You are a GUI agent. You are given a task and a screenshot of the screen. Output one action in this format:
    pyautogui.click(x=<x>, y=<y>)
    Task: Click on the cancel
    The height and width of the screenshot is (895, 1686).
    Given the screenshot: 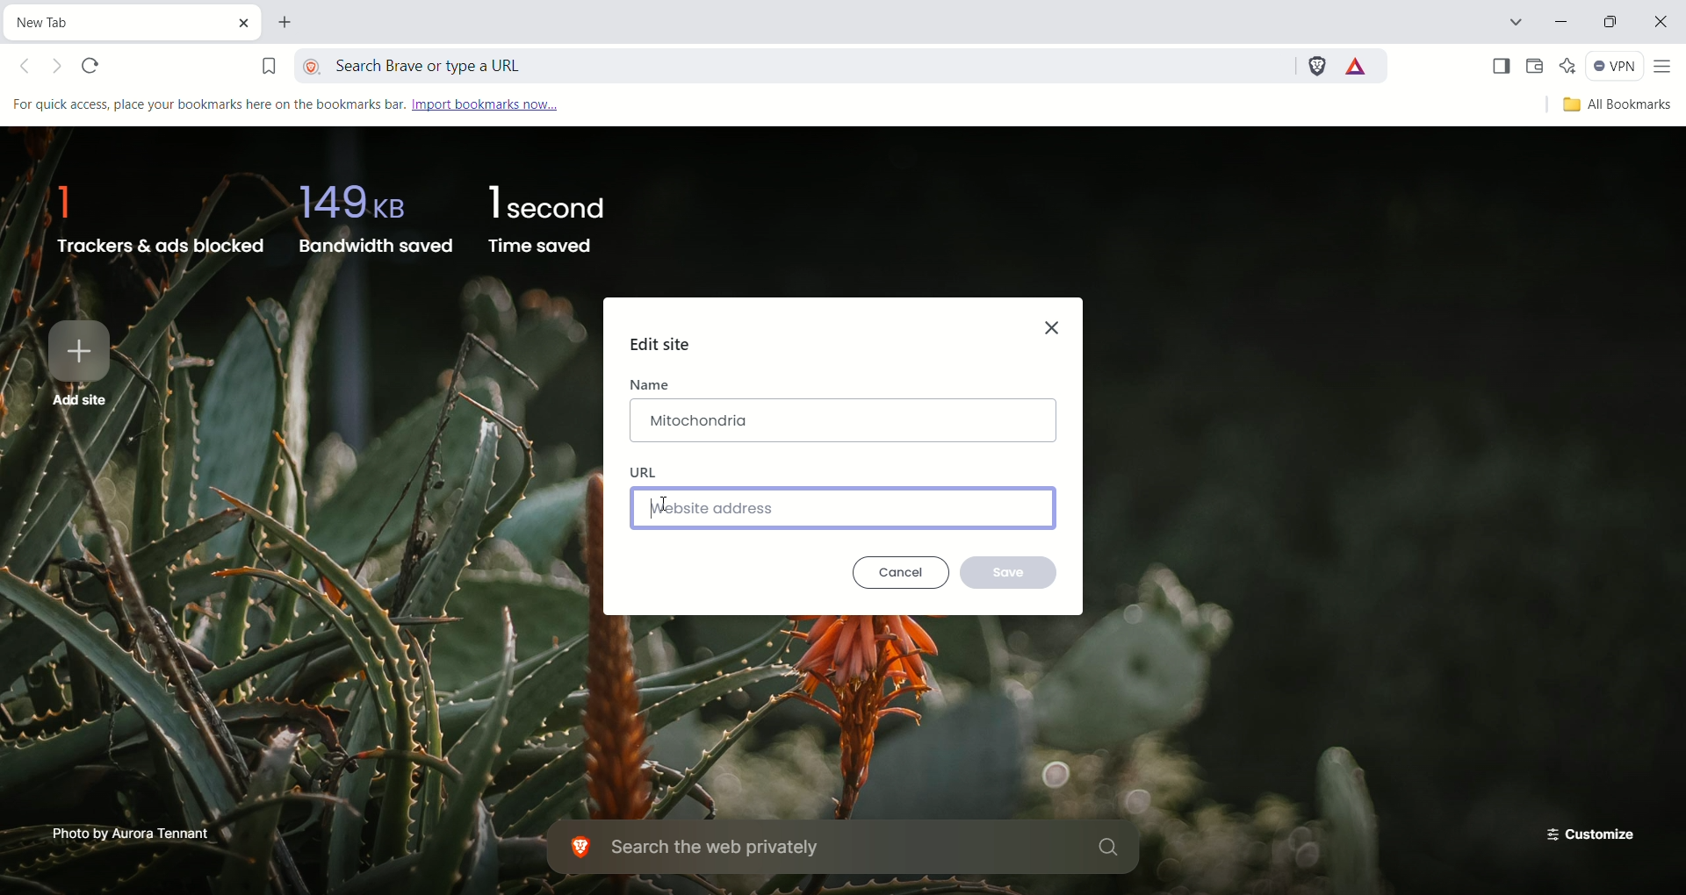 What is the action you would take?
    pyautogui.click(x=903, y=574)
    